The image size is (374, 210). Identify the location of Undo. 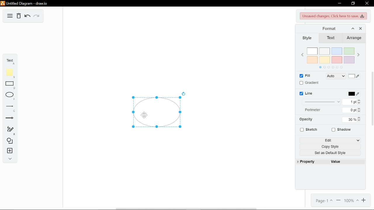
(27, 16).